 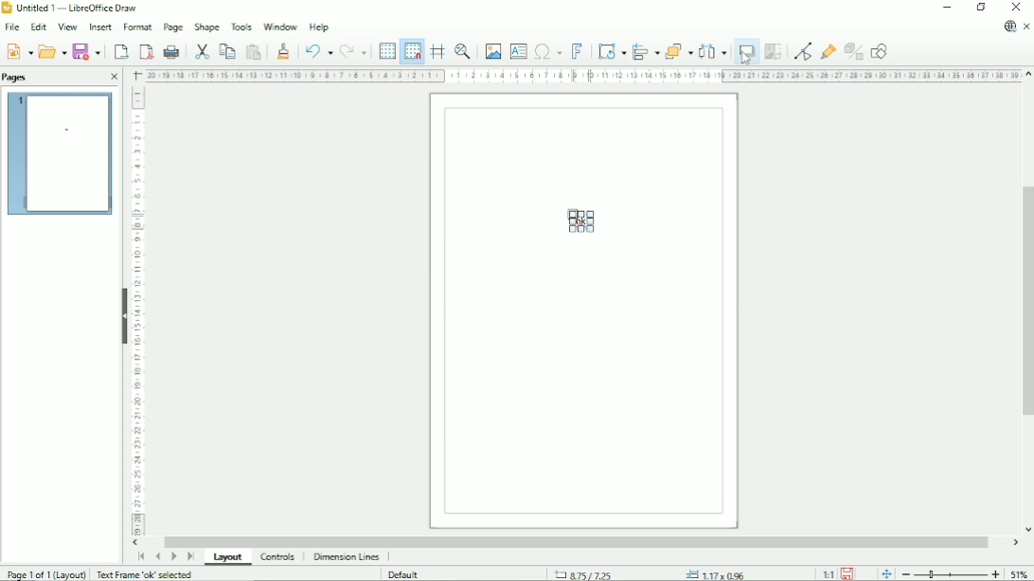 What do you see at coordinates (255, 51) in the screenshot?
I see `Paste` at bounding box center [255, 51].